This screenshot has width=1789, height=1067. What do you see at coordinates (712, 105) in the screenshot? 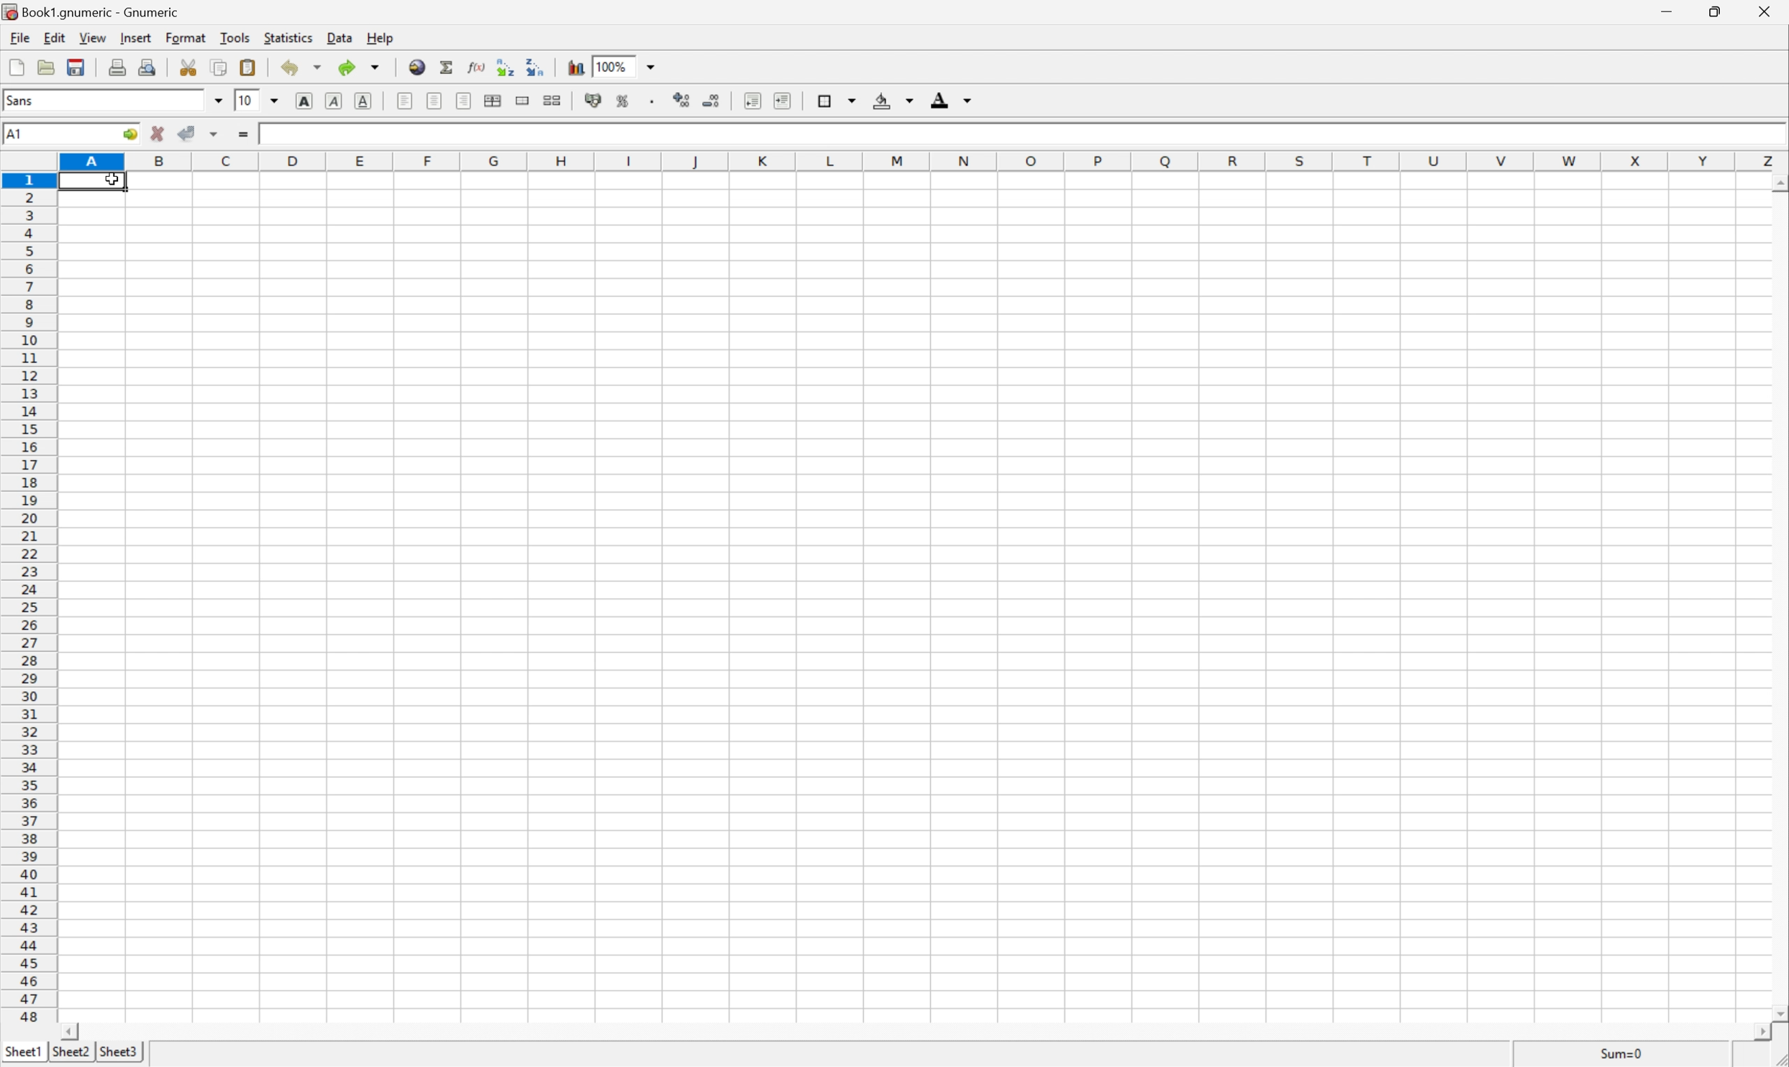
I see `decrease number of decimals displayed` at bounding box center [712, 105].